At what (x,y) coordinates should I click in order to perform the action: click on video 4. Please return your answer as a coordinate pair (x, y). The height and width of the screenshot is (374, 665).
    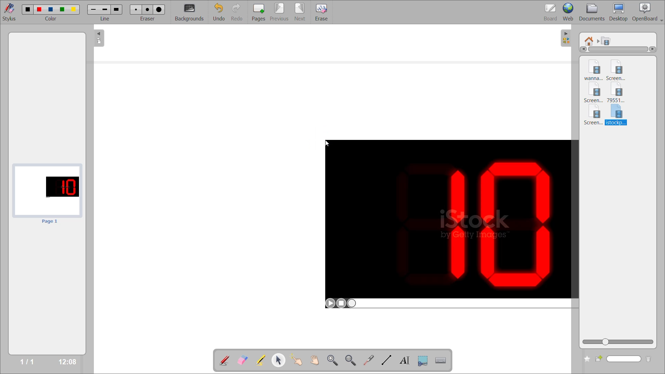
    Looking at the image, I should click on (619, 92).